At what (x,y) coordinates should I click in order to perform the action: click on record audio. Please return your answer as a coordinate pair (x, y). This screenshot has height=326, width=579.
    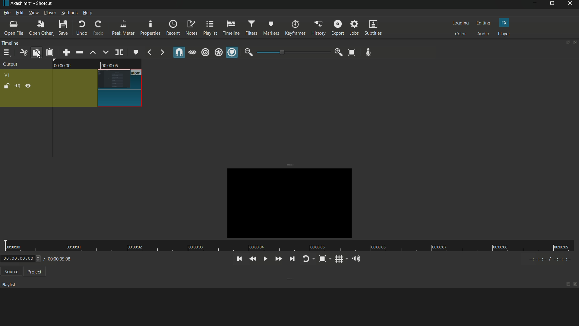
    Looking at the image, I should click on (369, 53).